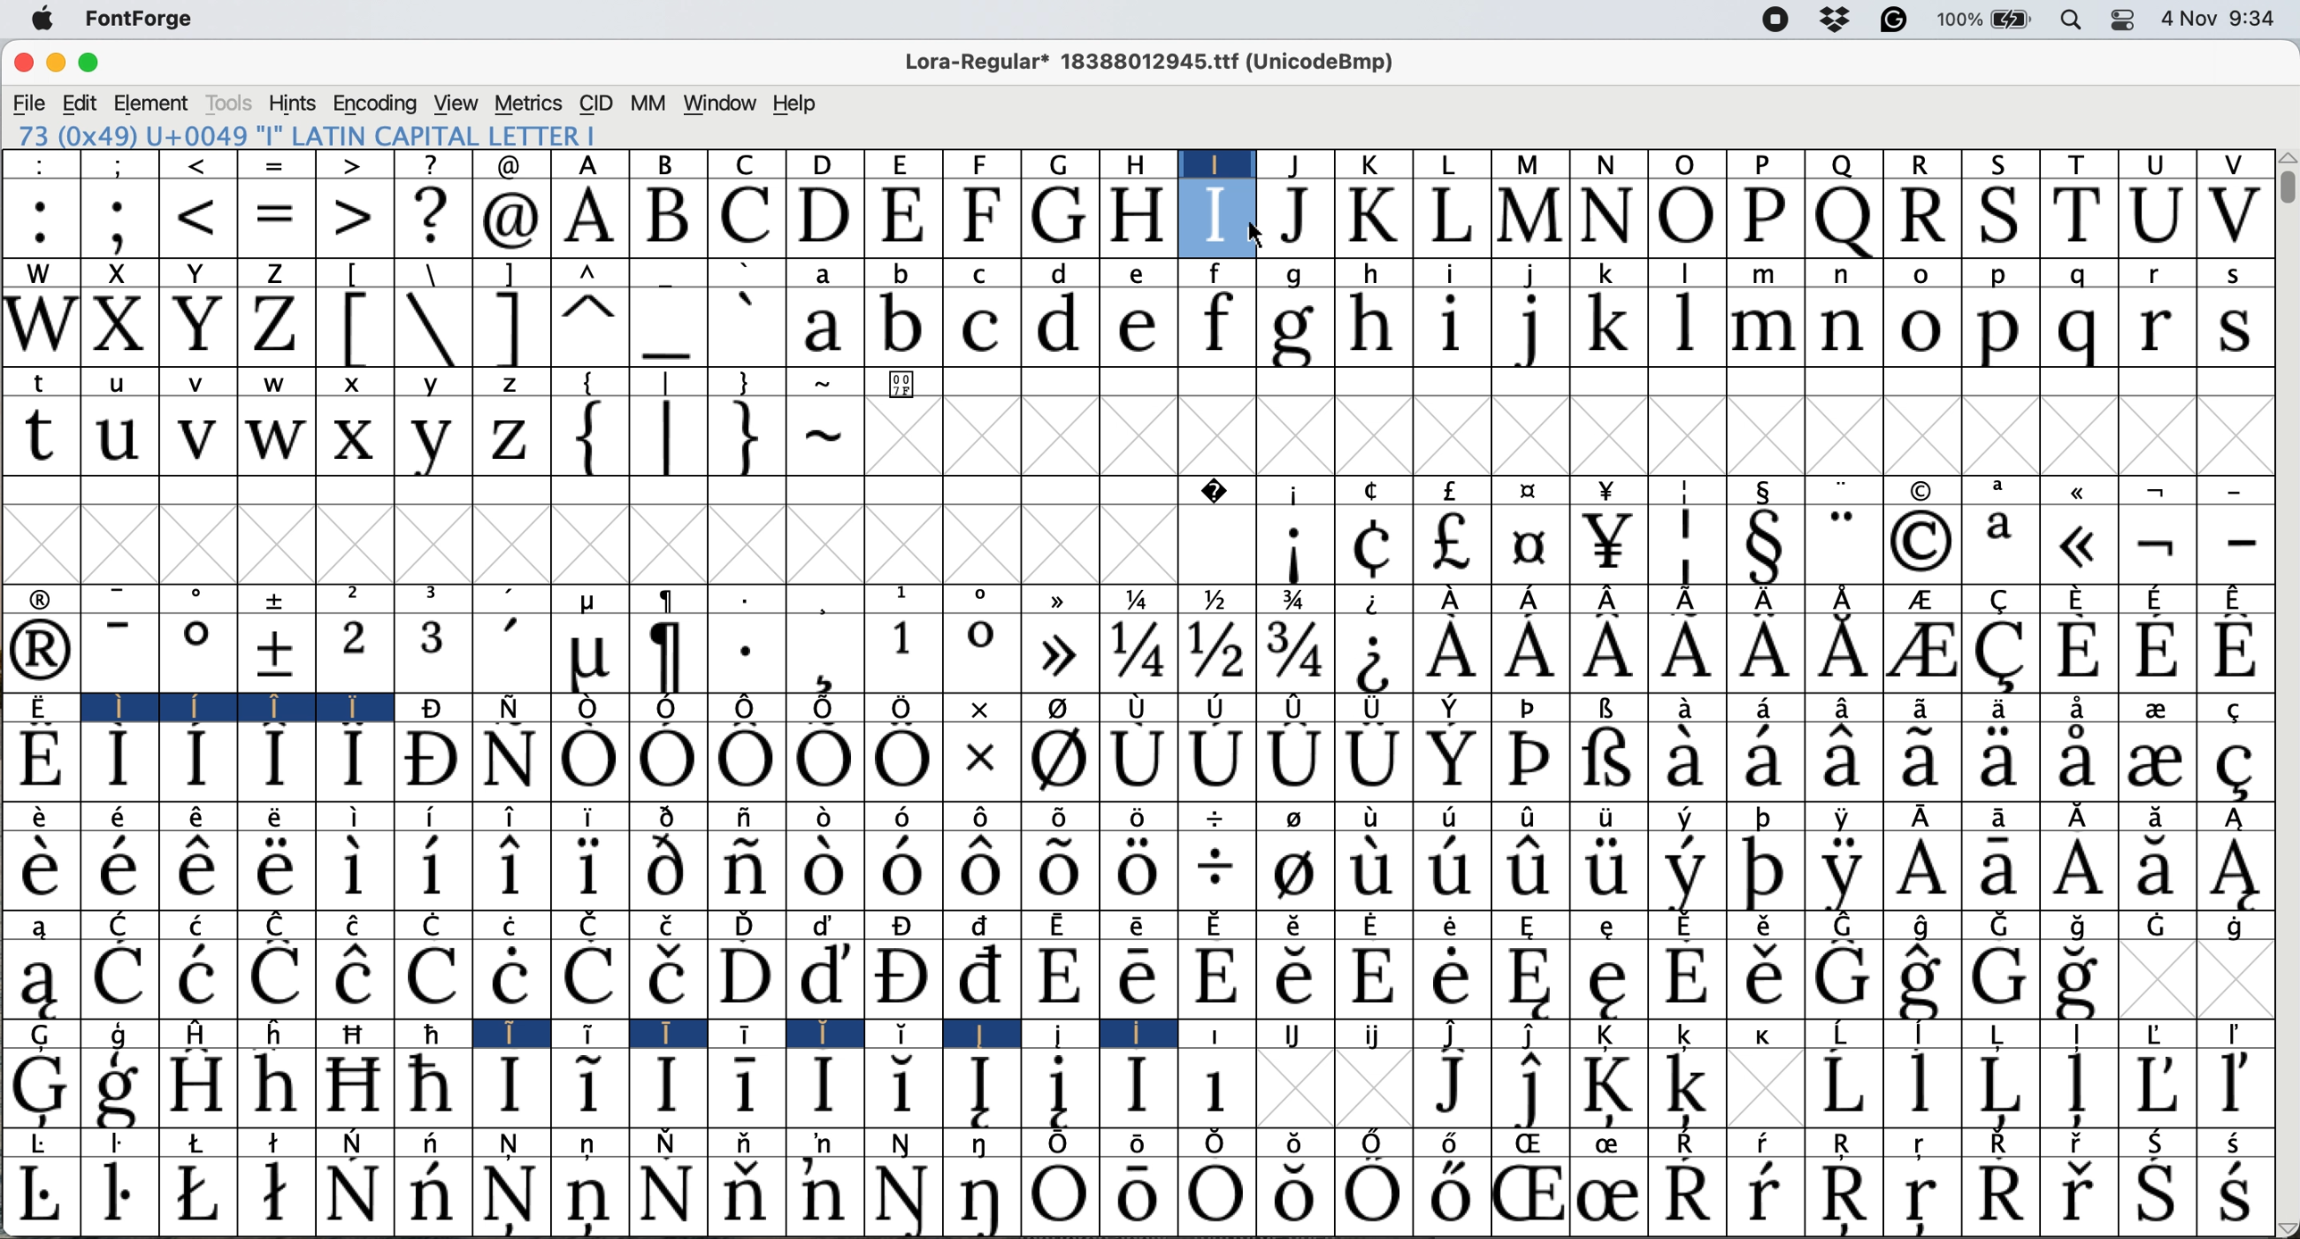  I want to click on Symbol, so click(671, 655).